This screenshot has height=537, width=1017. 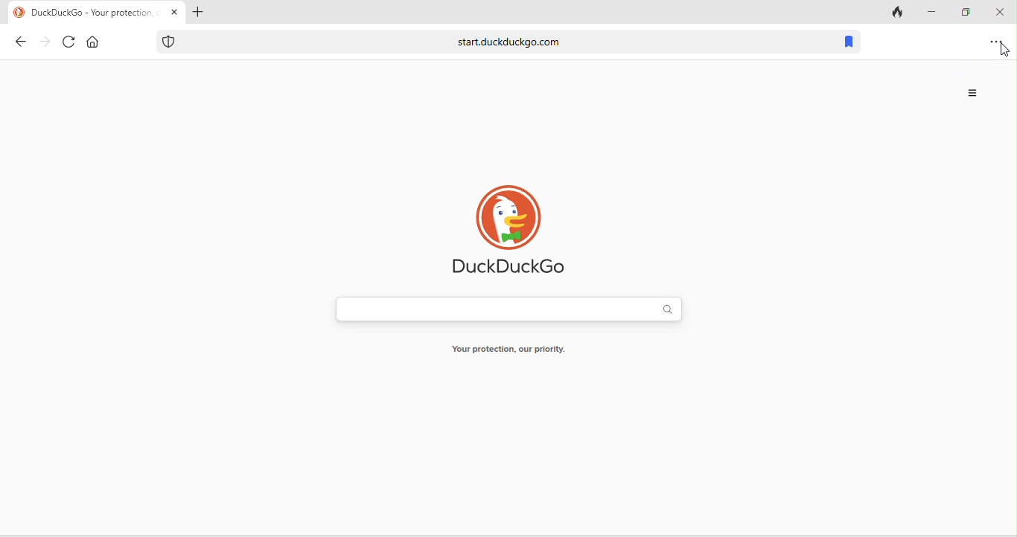 What do you see at coordinates (17, 44) in the screenshot?
I see `back` at bounding box center [17, 44].